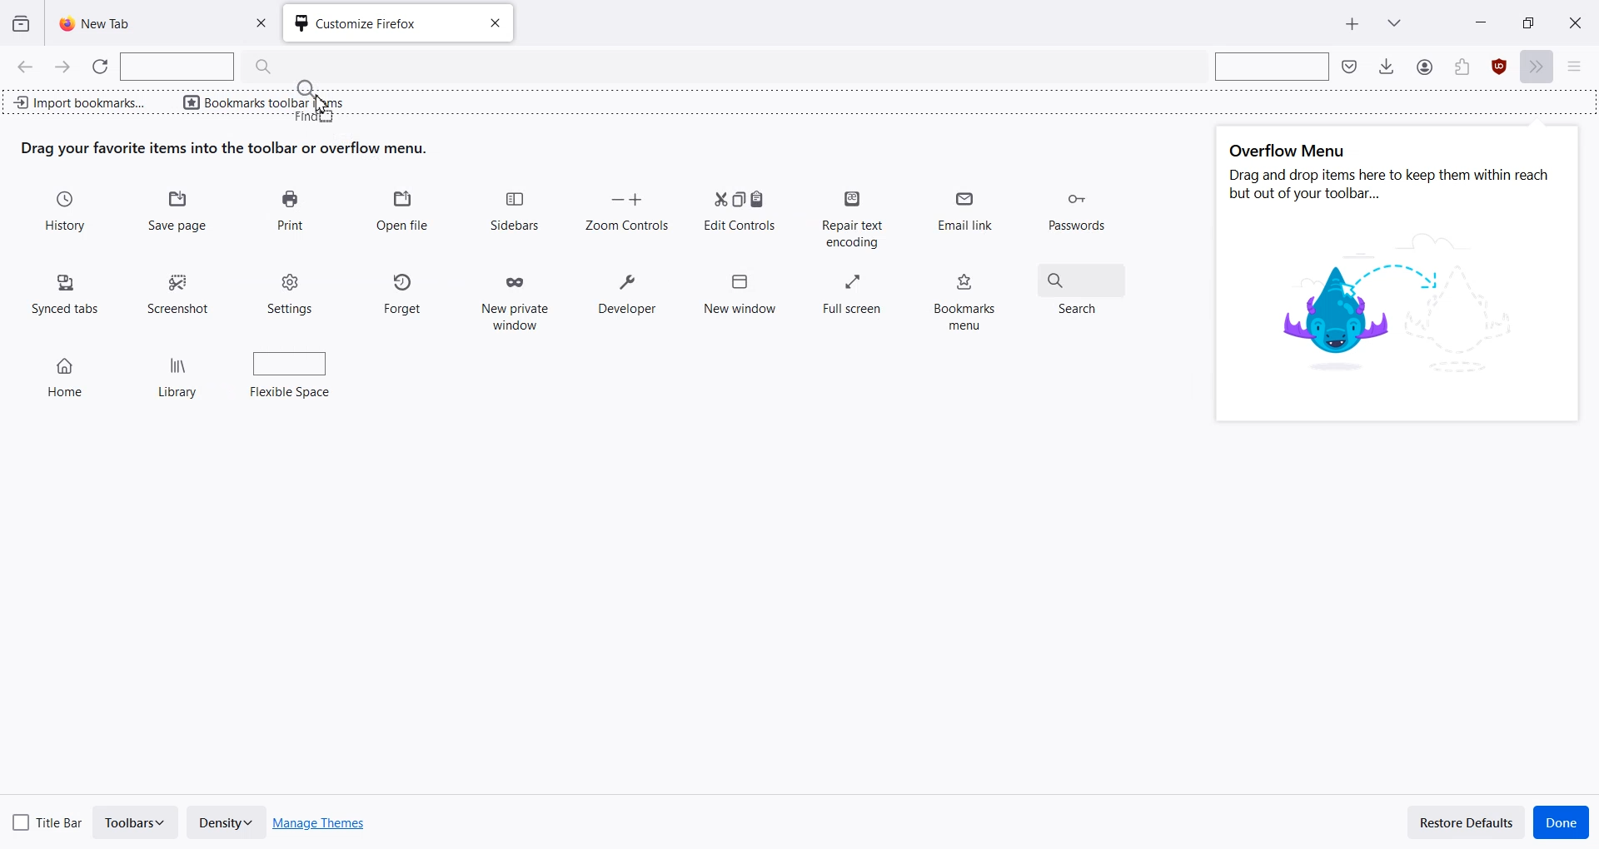 The width and height of the screenshot is (1599, 849). I want to click on Close, so click(1575, 22).